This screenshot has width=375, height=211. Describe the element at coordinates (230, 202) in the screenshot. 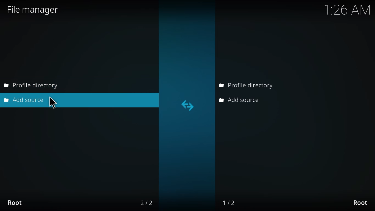

I see `1/2` at that location.